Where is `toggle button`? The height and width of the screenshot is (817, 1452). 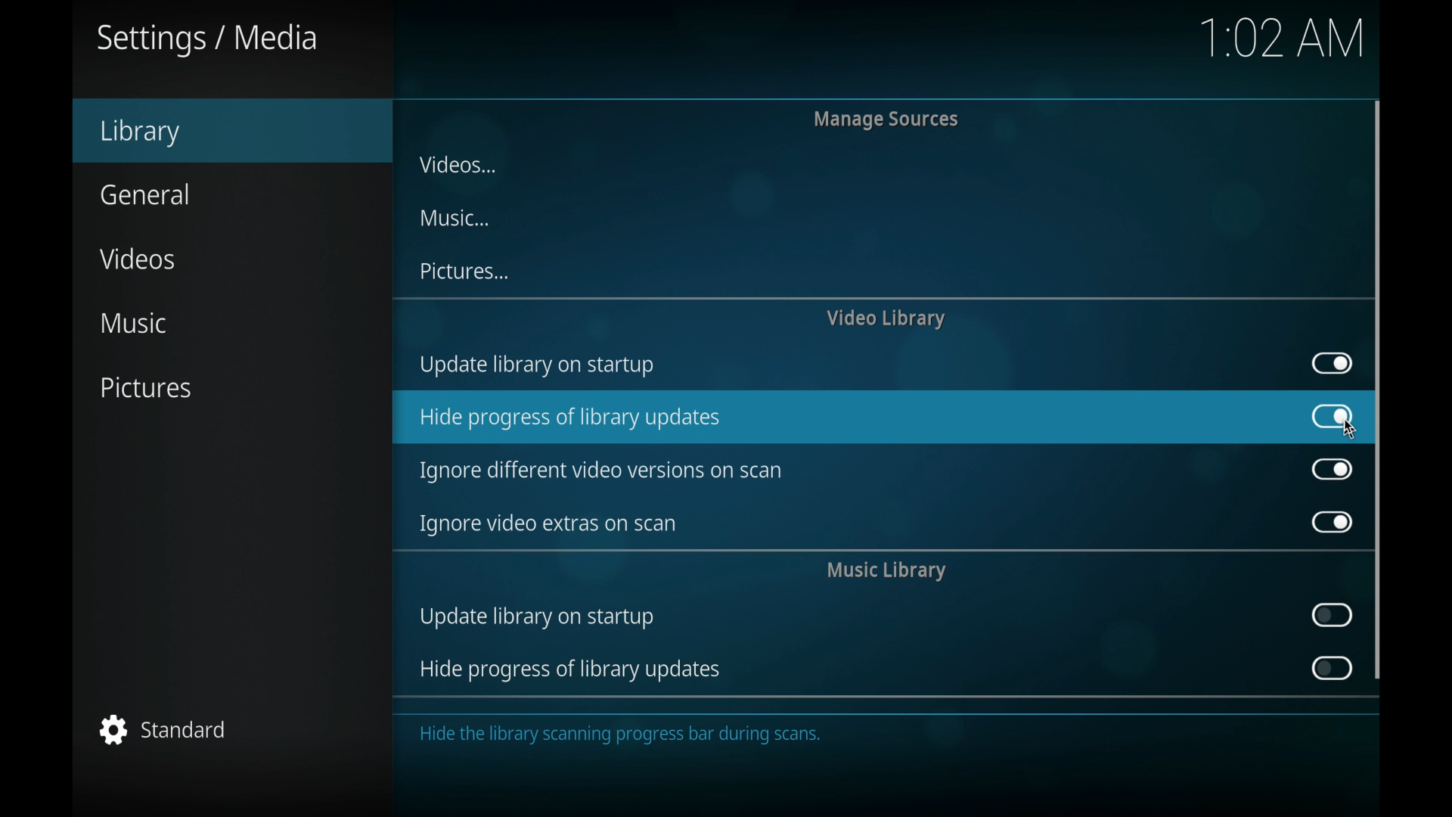
toggle button is located at coordinates (1333, 415).